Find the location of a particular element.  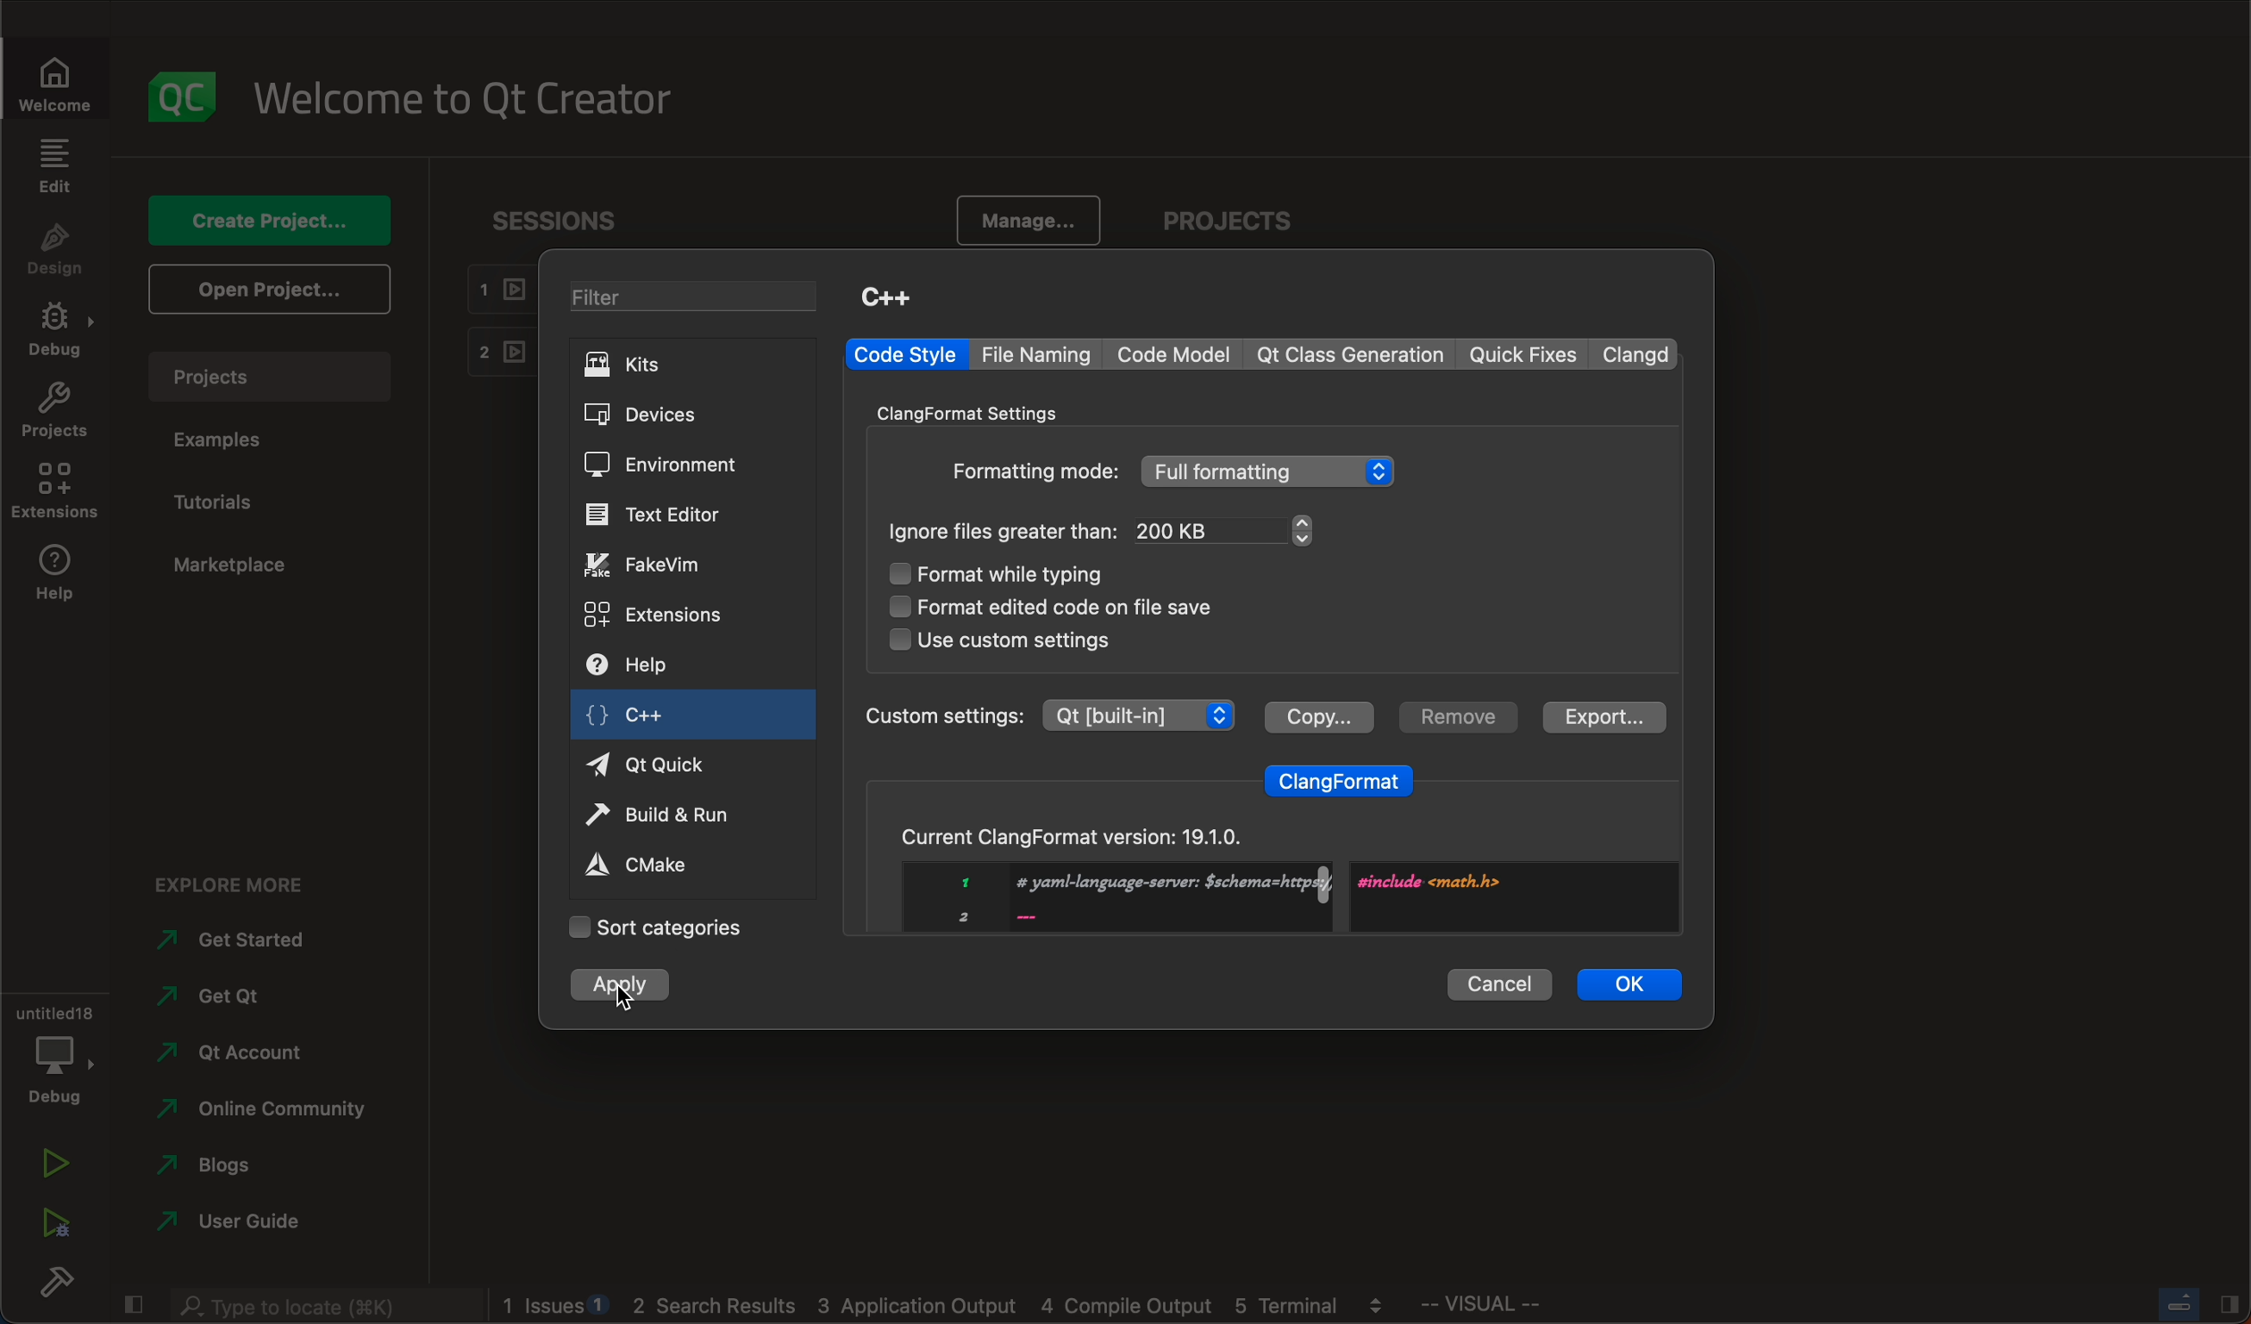

extensions is located at coordinates (54, 491).